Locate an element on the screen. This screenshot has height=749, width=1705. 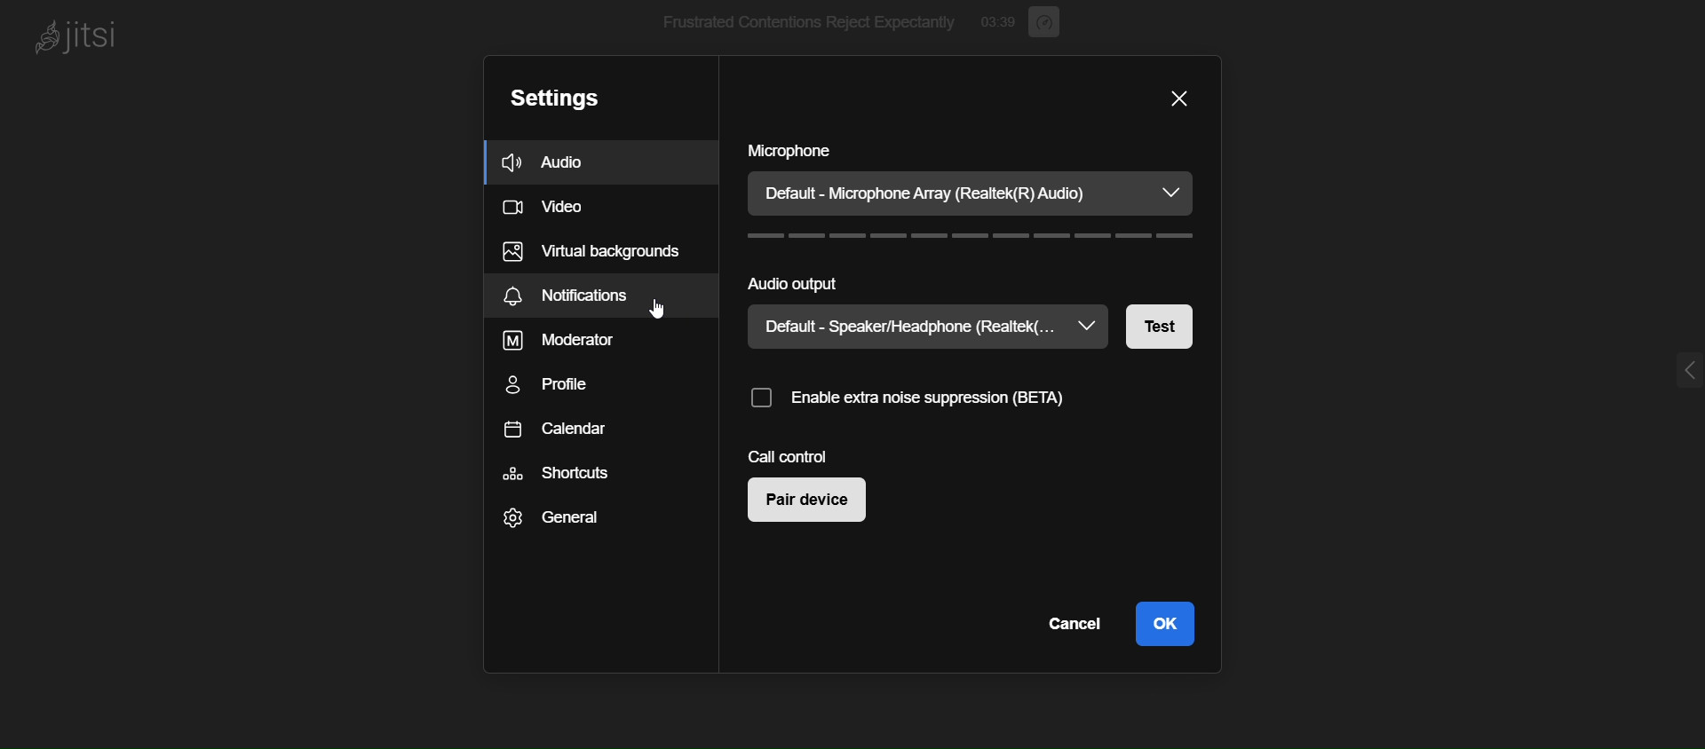
03:39 is located at coordinates (997, 22).